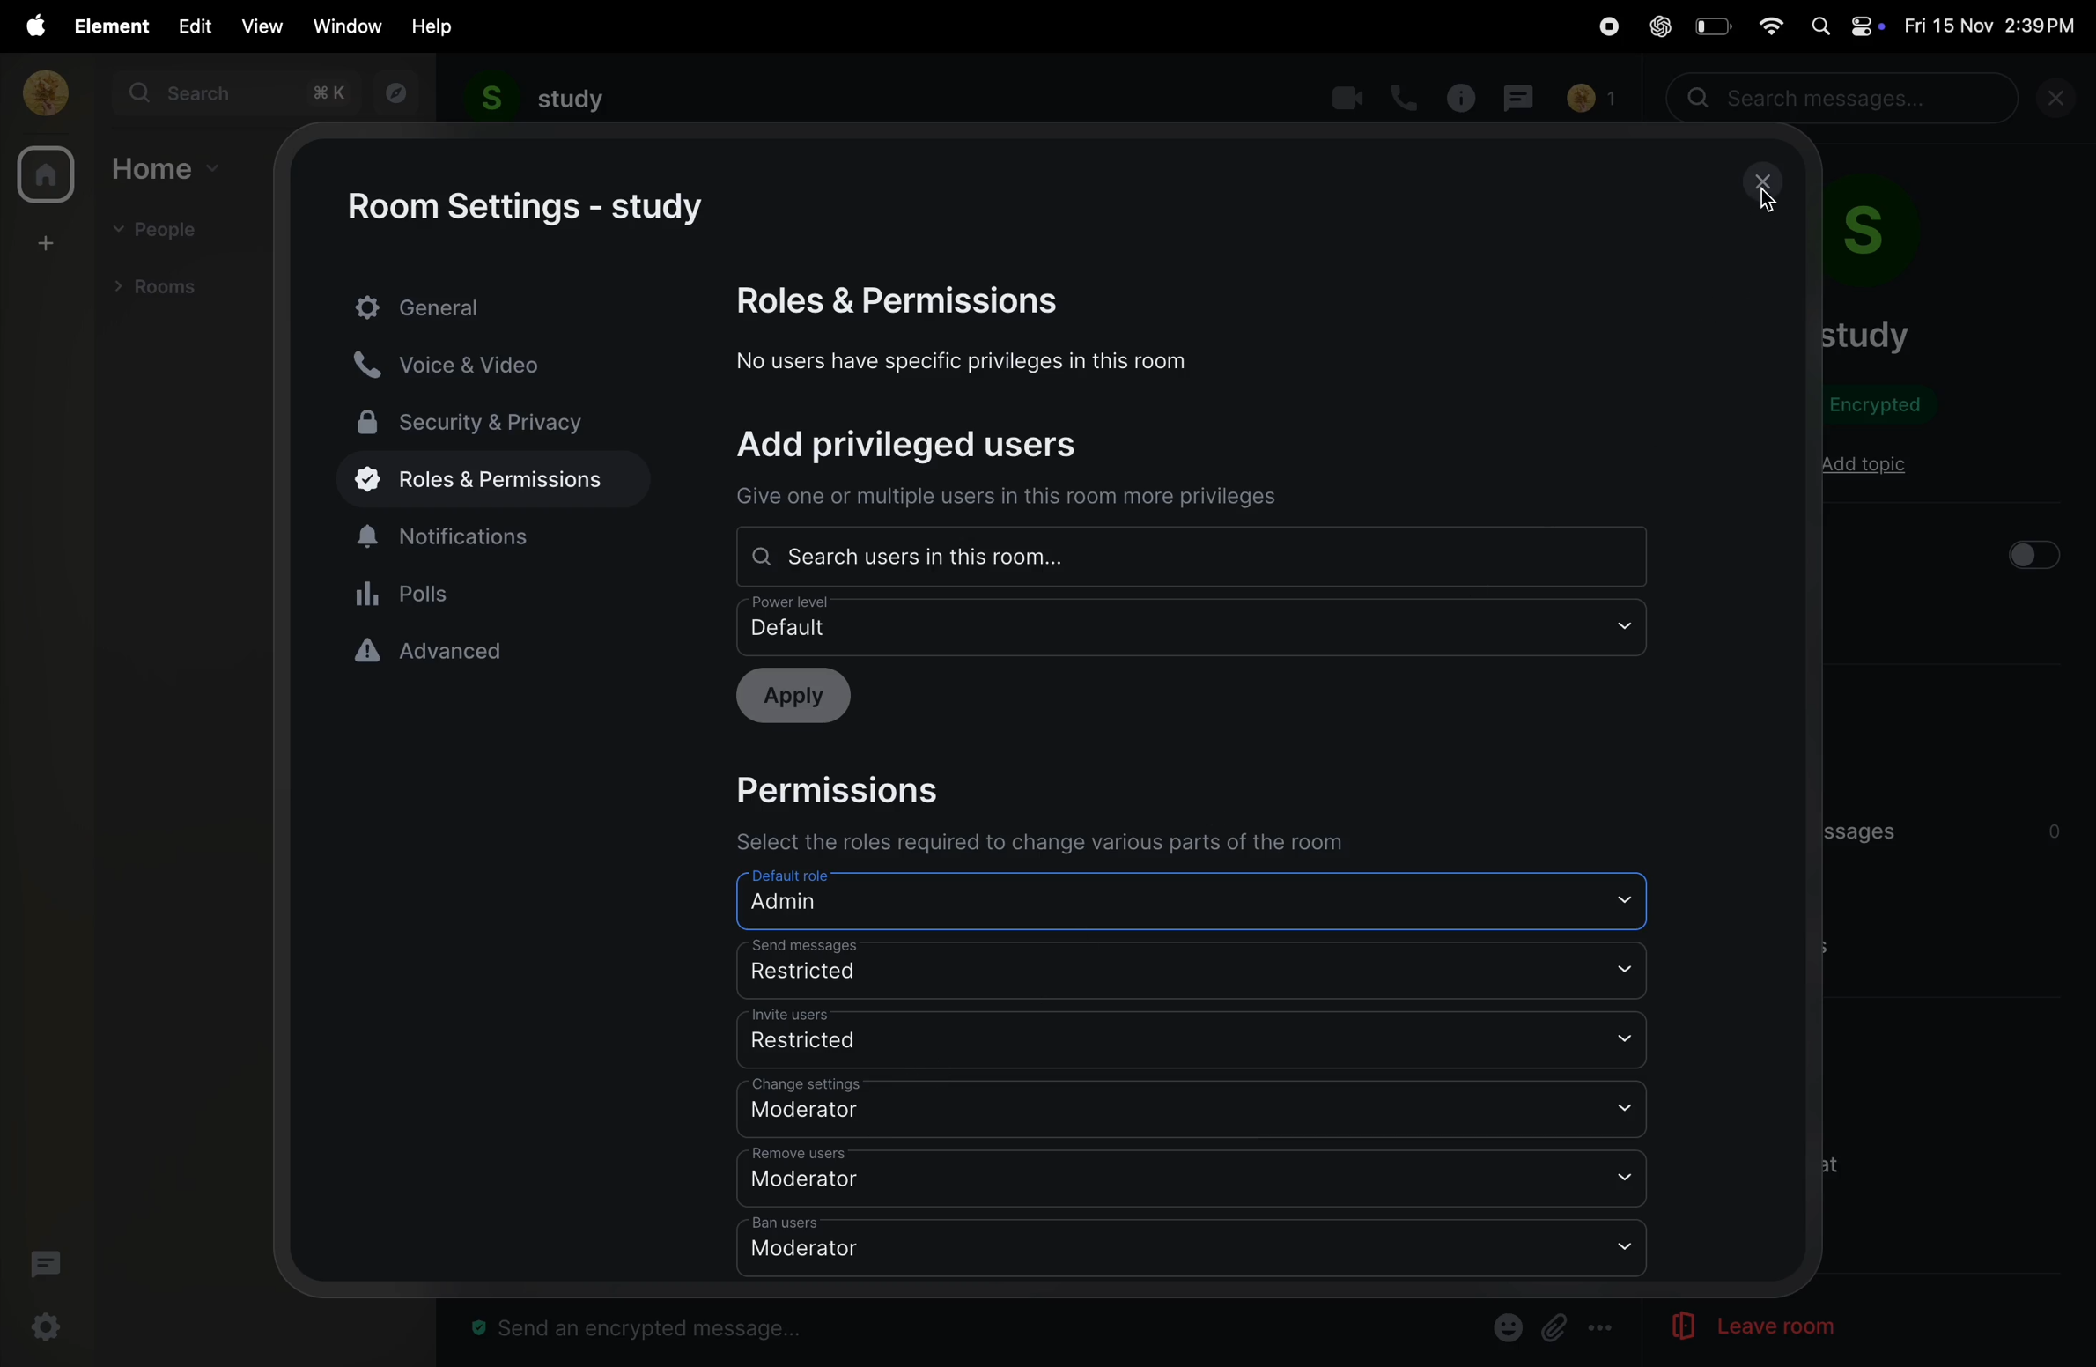 The image size is (2096, 1367). I want to click on room name , so click(1867, 335).